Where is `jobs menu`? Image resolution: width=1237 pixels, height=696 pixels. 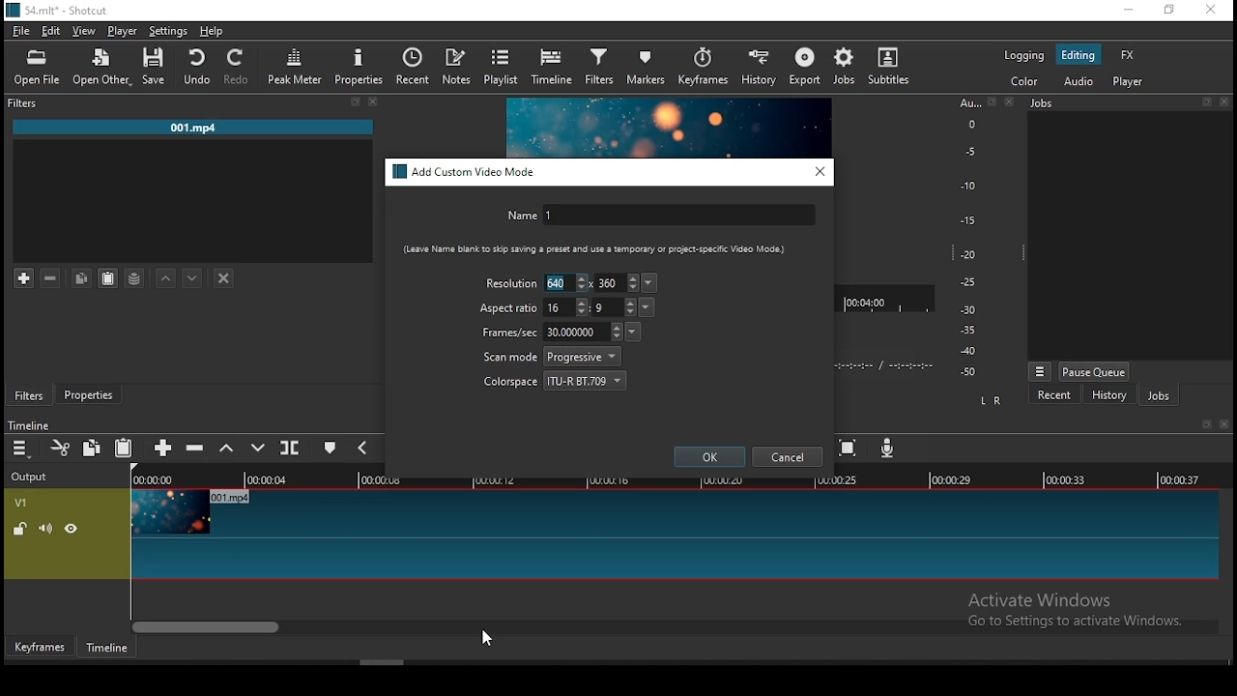
jobs menu is located at coordinates (1041, 373).